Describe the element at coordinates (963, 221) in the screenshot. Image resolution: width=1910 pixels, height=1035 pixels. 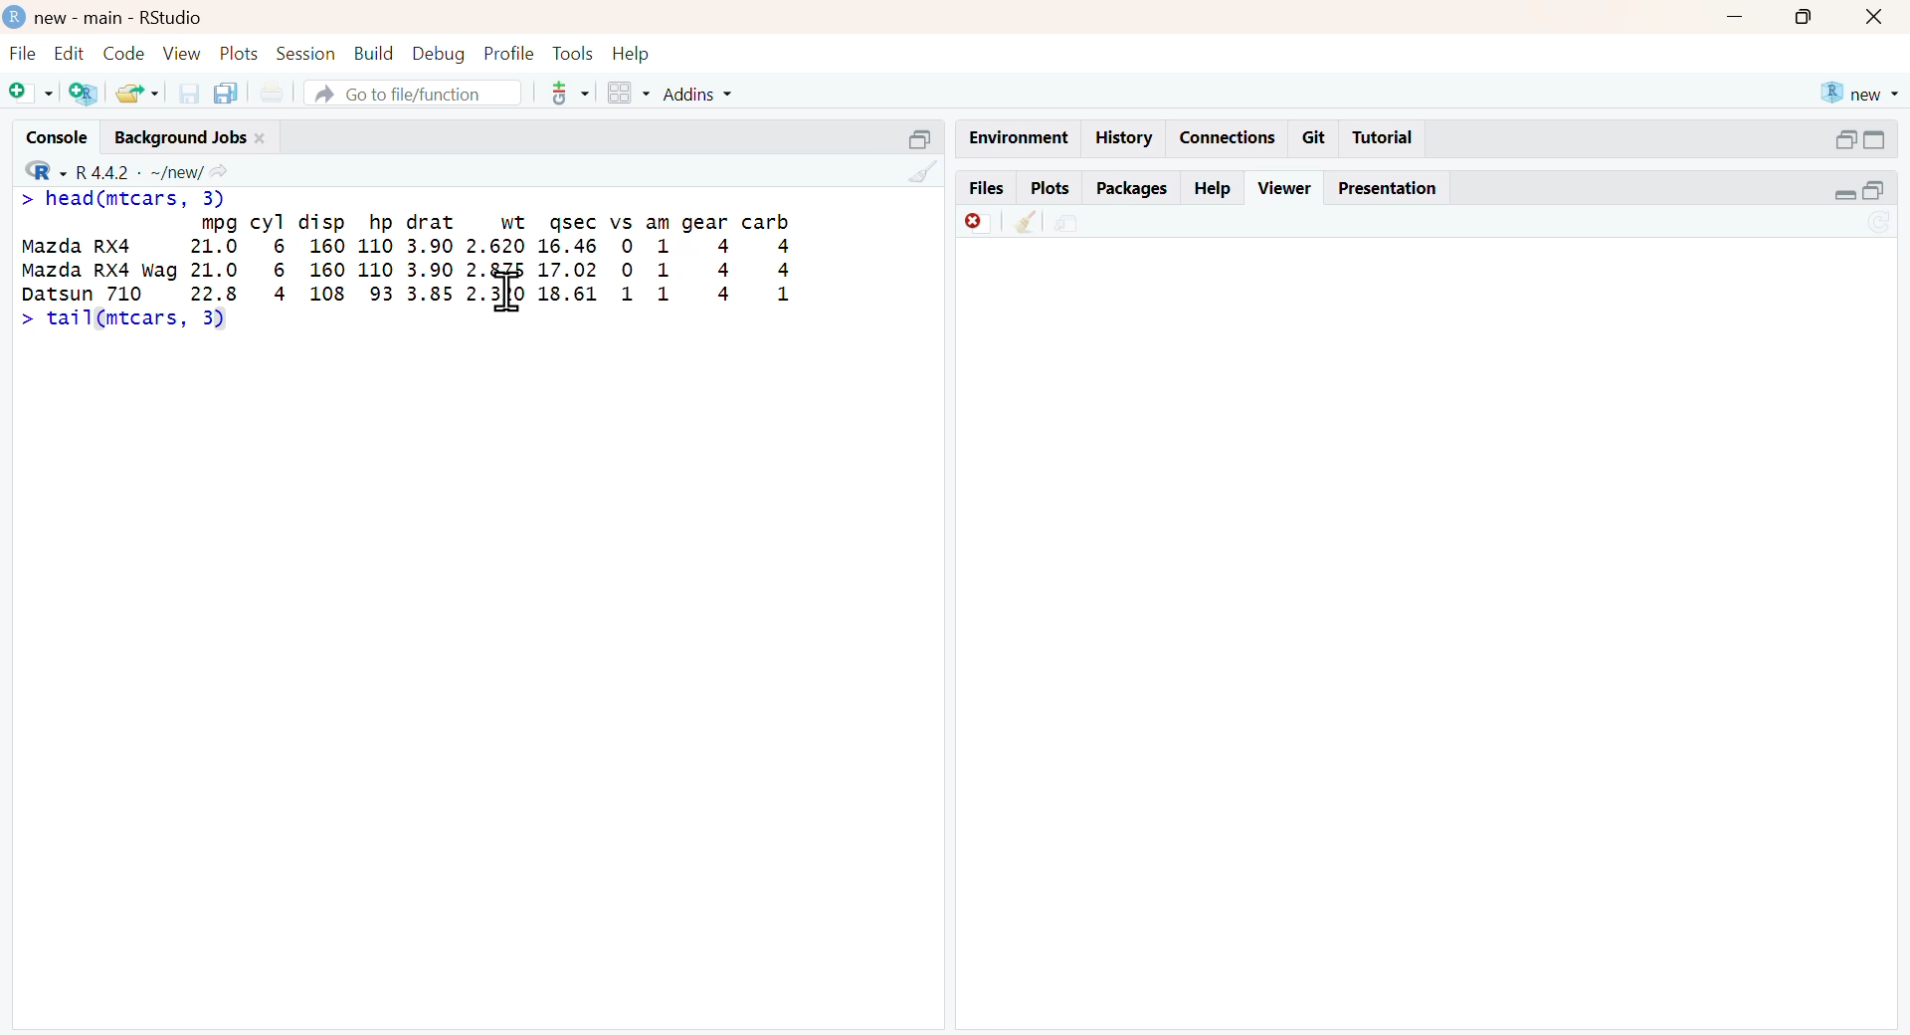
I see `Remove current viewer tem` at that location.